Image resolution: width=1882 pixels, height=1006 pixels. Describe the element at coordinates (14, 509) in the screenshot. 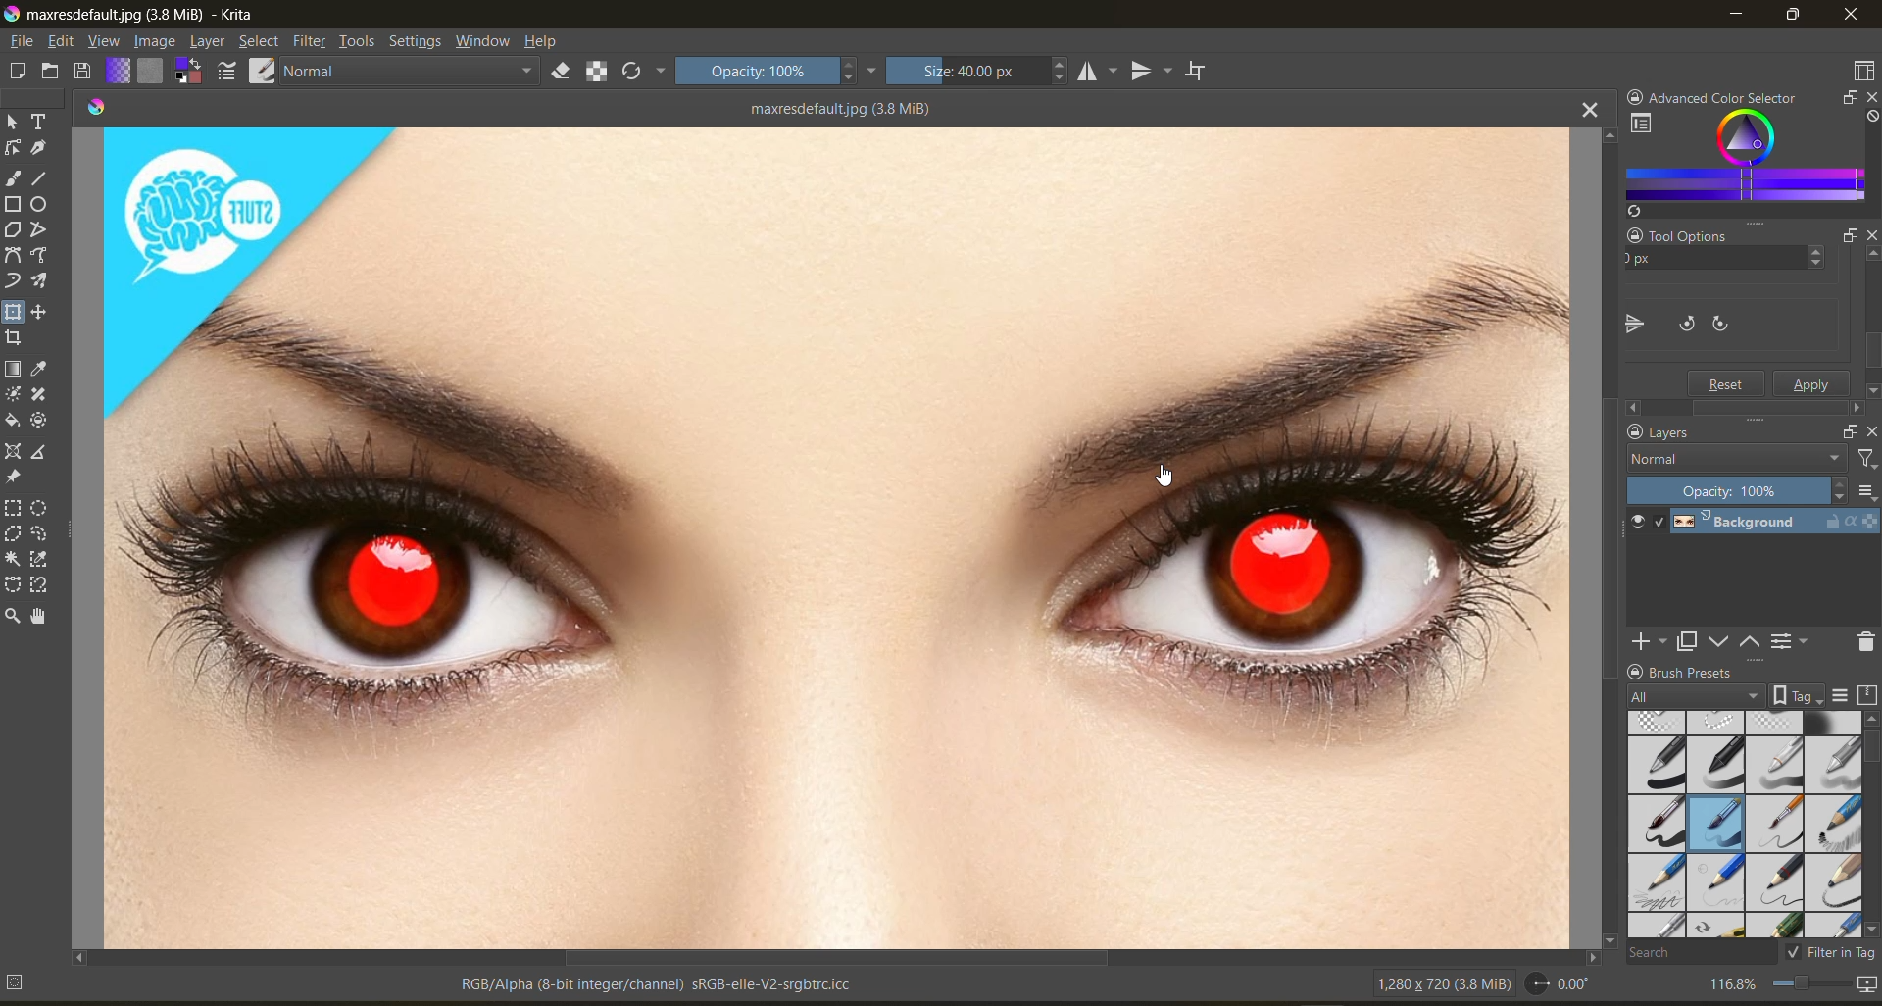

I see `tool` at that location.